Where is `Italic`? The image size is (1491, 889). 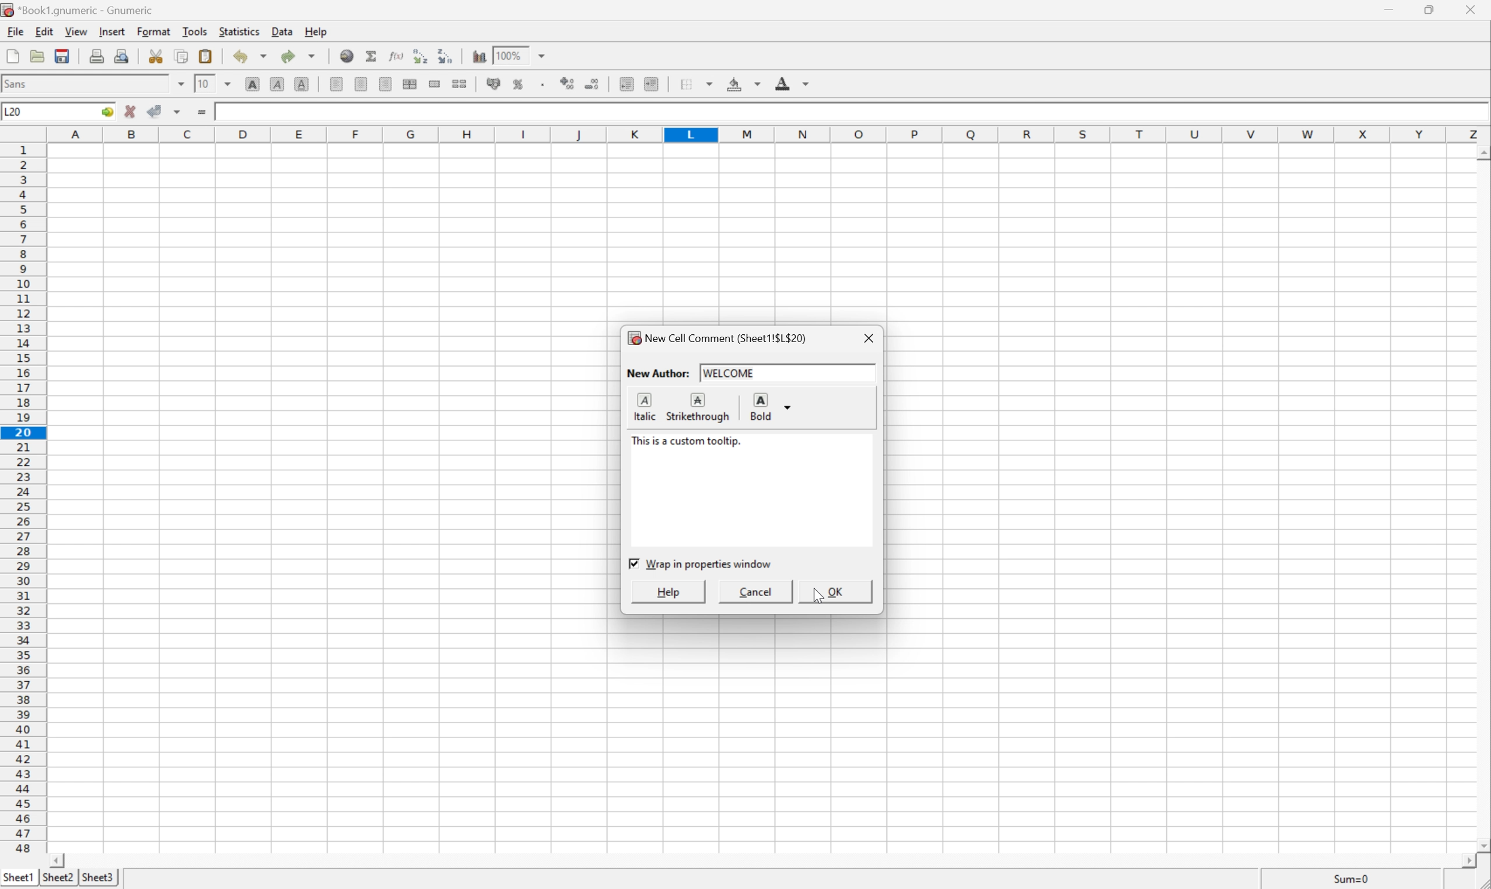 Italic is located at coordinates (645, 405).